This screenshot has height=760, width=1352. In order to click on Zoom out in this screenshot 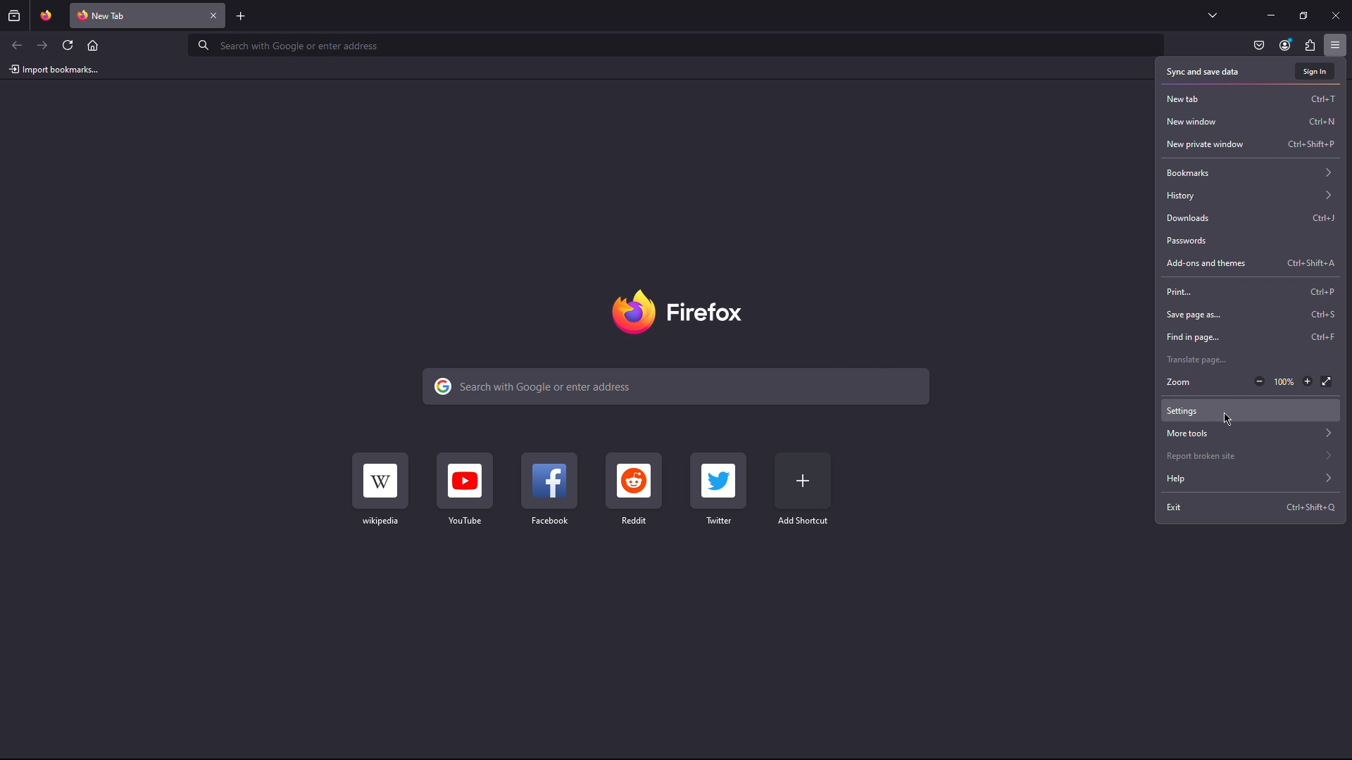, I will do `click(1260, 381)`.